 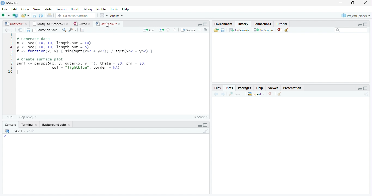 What do you see at coordinates (12, 30) in the screenshot?
I see `Go forward to next source location` at bounding box center [12, 30].